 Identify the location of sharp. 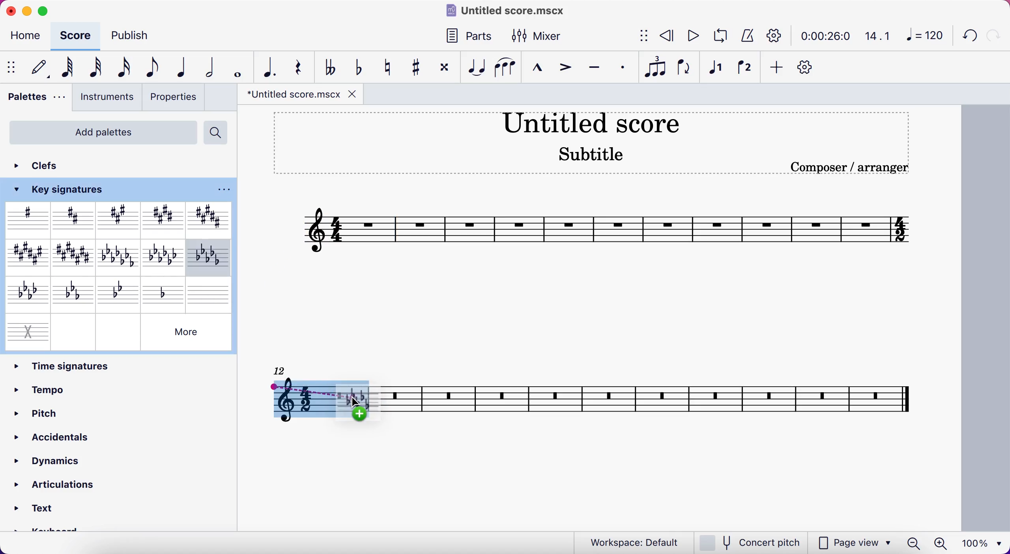
(27, 219).